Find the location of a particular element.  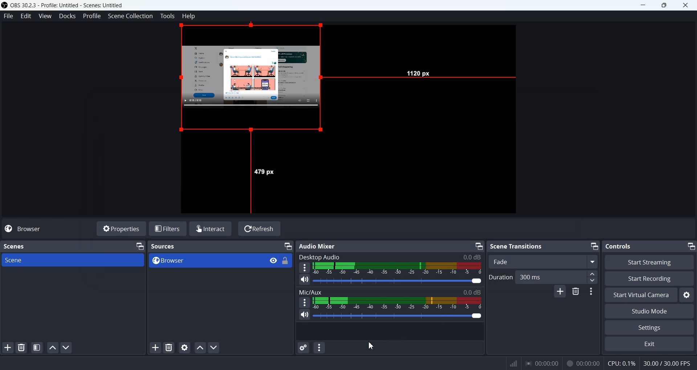

Profile is located at coordinates (92, 16).